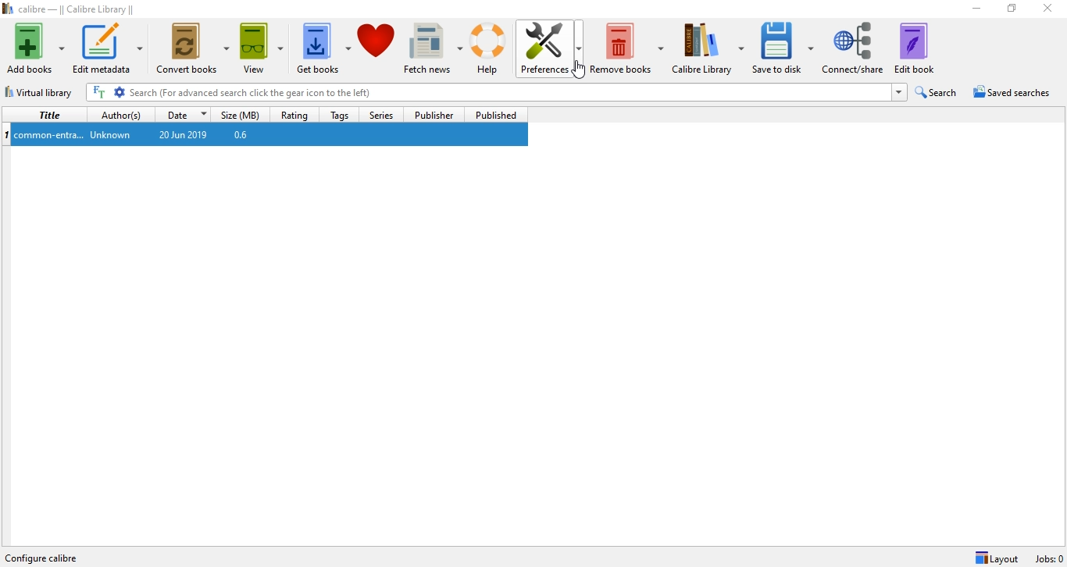  Describe the element at coordinates (436, 115) in the screenshot. I see `Publisher` at that location.